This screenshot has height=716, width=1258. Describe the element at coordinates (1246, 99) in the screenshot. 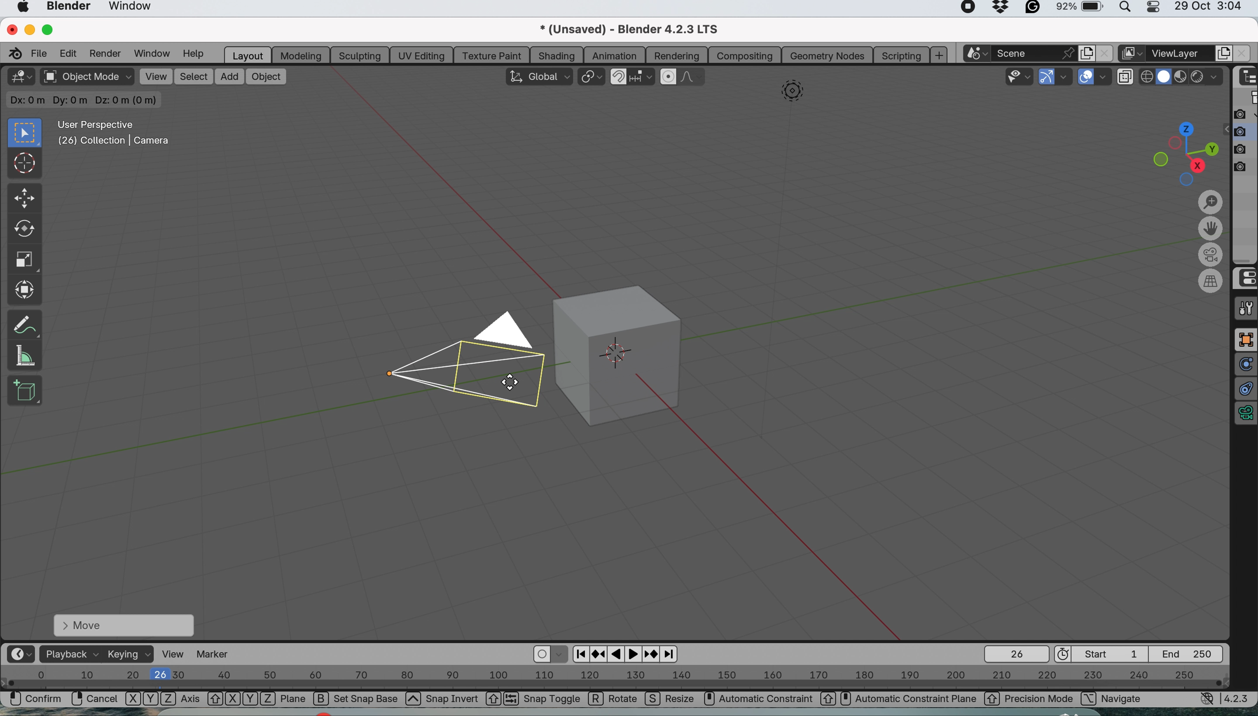

I see `scene collection` at that location.